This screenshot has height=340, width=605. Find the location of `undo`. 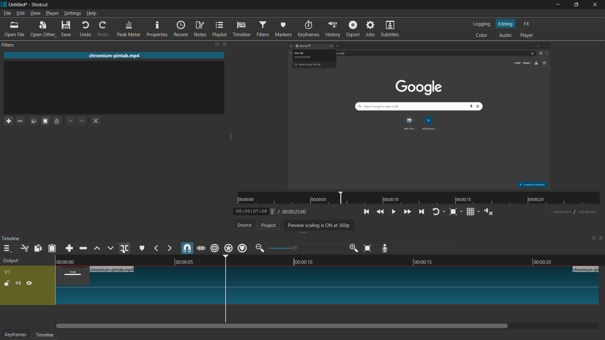

undo is located at coordinates (86, 29).